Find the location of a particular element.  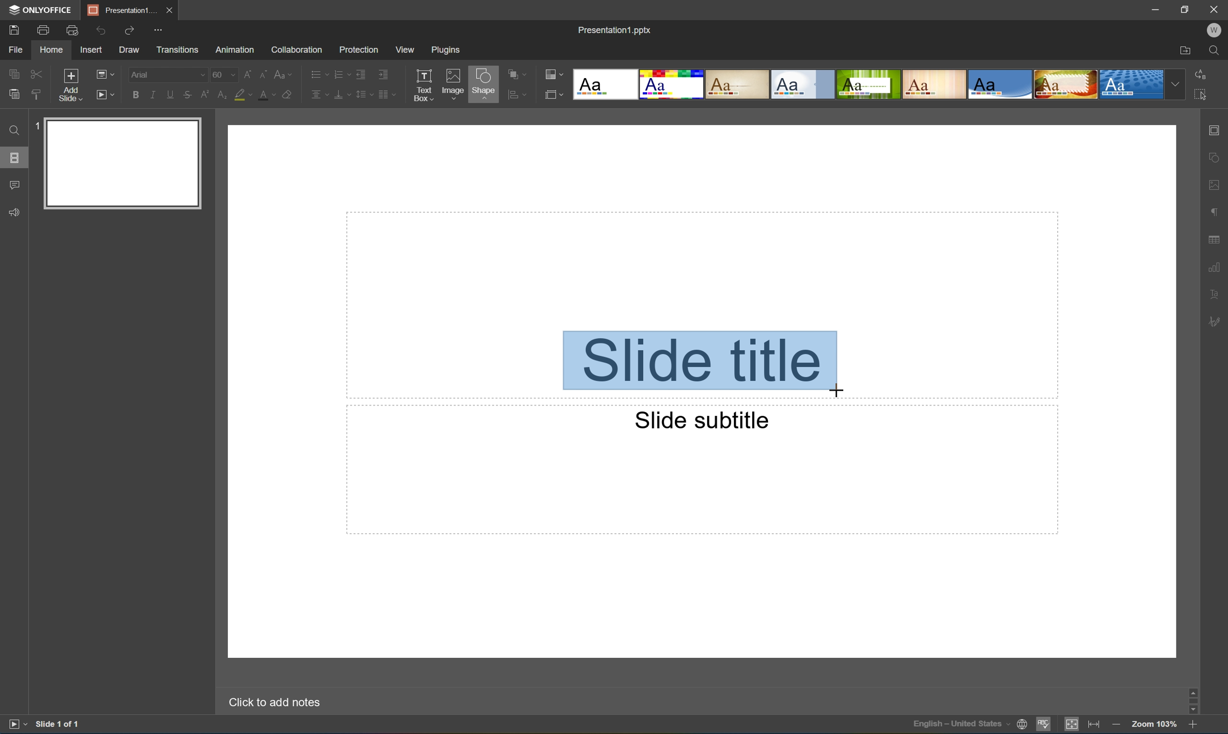

Restore down is located at coordinates (1183, 9).